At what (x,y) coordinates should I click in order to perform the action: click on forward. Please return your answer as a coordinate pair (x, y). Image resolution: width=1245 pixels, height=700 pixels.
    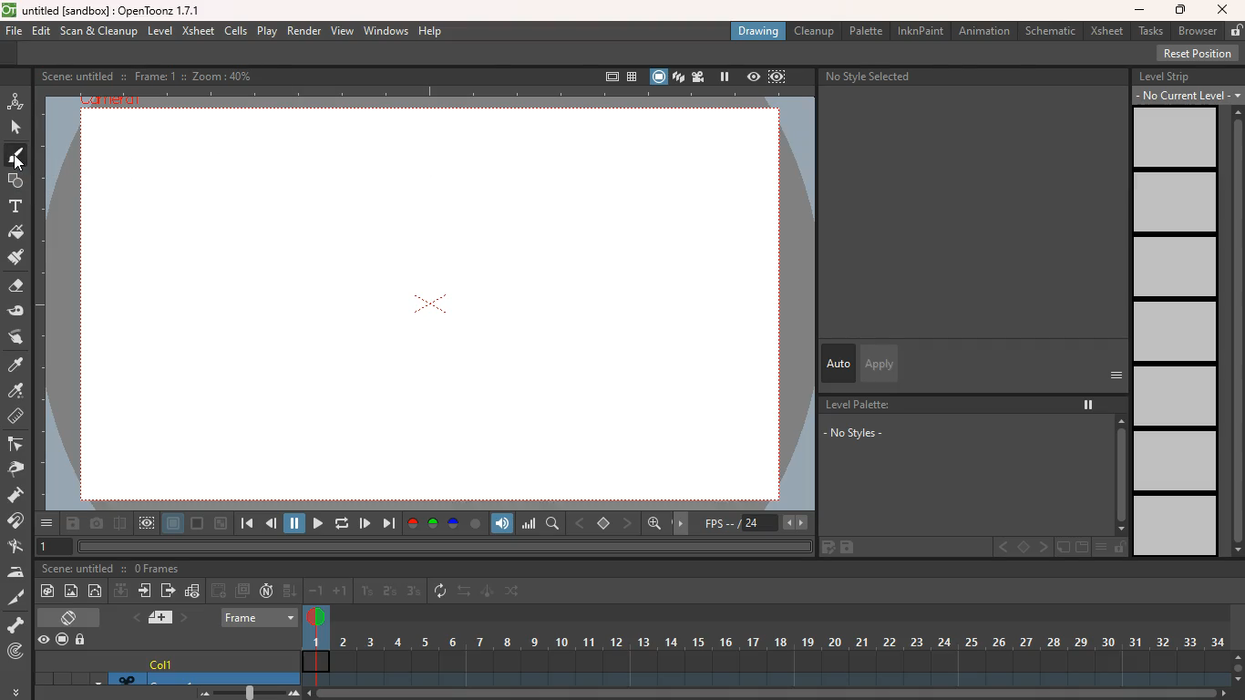
    Looking at the image, I should click on (168, 592).